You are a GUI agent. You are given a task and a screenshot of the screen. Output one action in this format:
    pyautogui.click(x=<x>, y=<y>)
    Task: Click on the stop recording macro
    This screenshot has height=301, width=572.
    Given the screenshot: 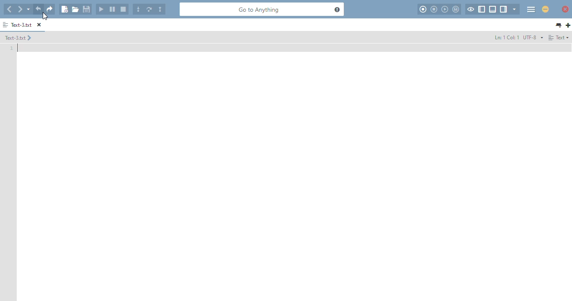 What is the action you would take?
    pyautogui.click(x=434, y=9)
    